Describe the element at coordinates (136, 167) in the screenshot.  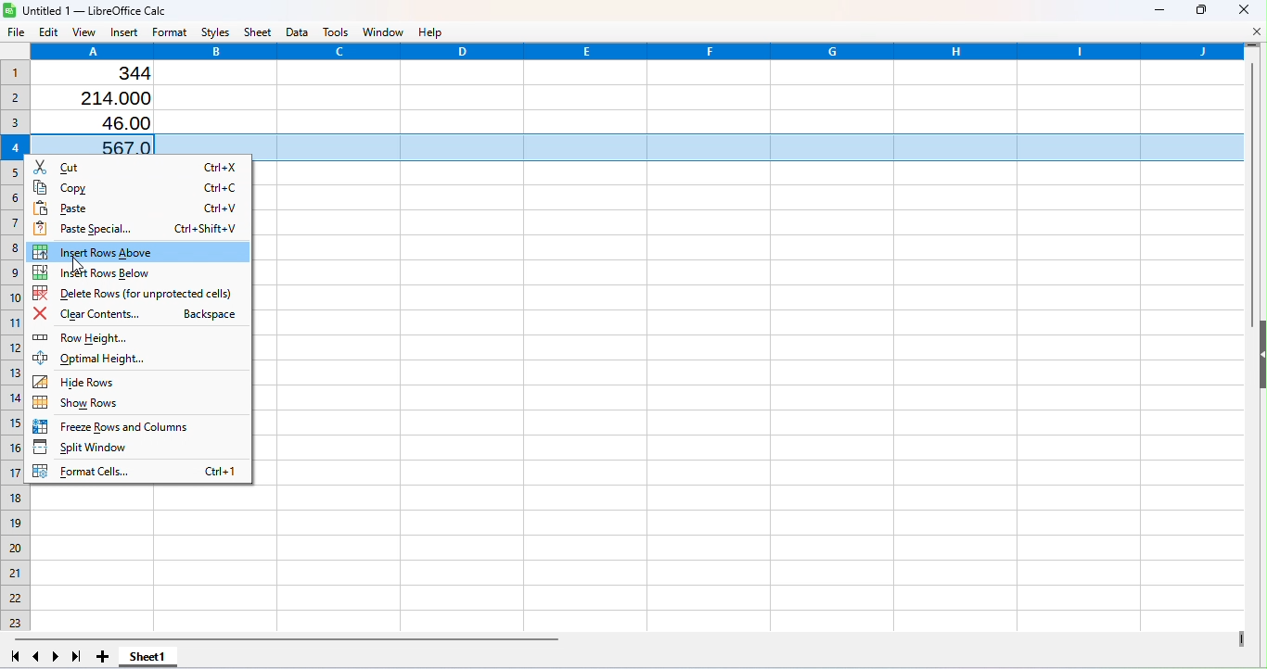
I see `Cut   Ctrl+X` at that location.